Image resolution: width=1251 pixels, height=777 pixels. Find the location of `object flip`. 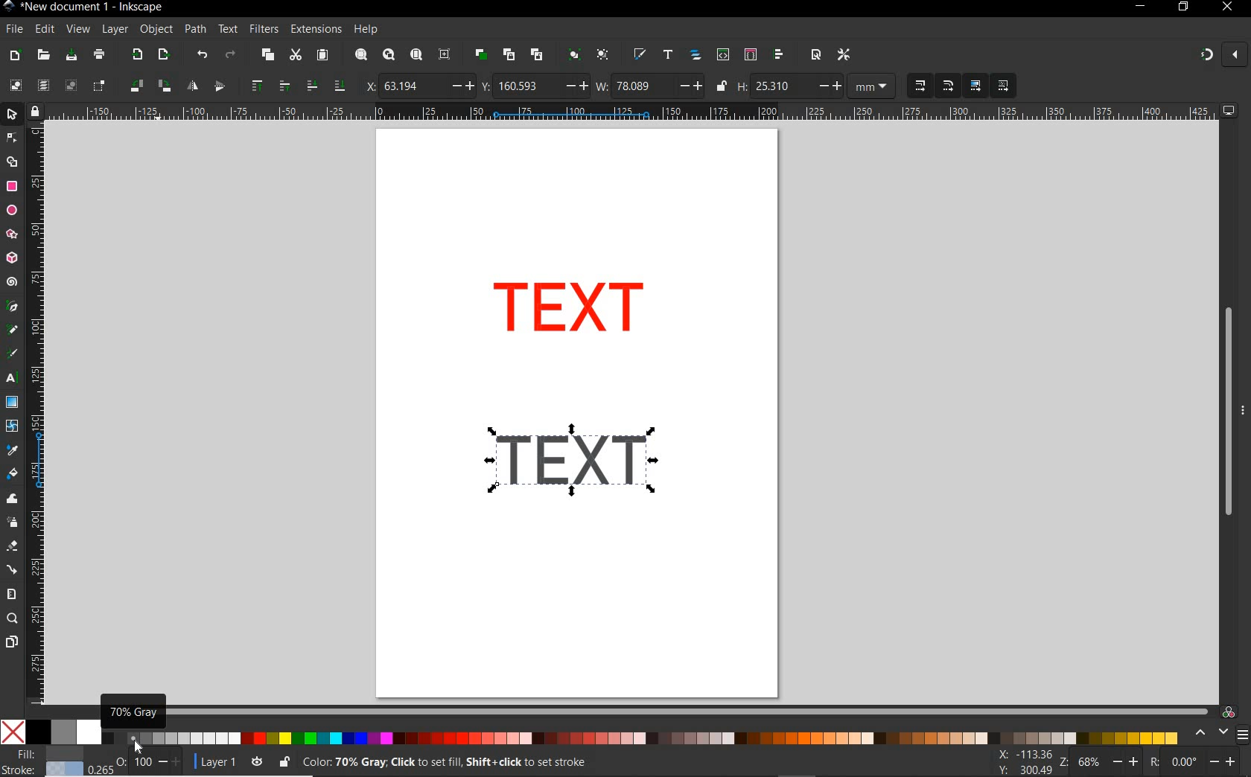

object flip is located at coordinates (204, 86).